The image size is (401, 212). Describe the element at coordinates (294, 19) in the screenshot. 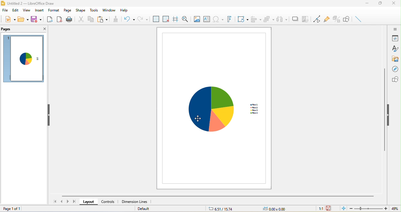

I see `shadow` at that location.